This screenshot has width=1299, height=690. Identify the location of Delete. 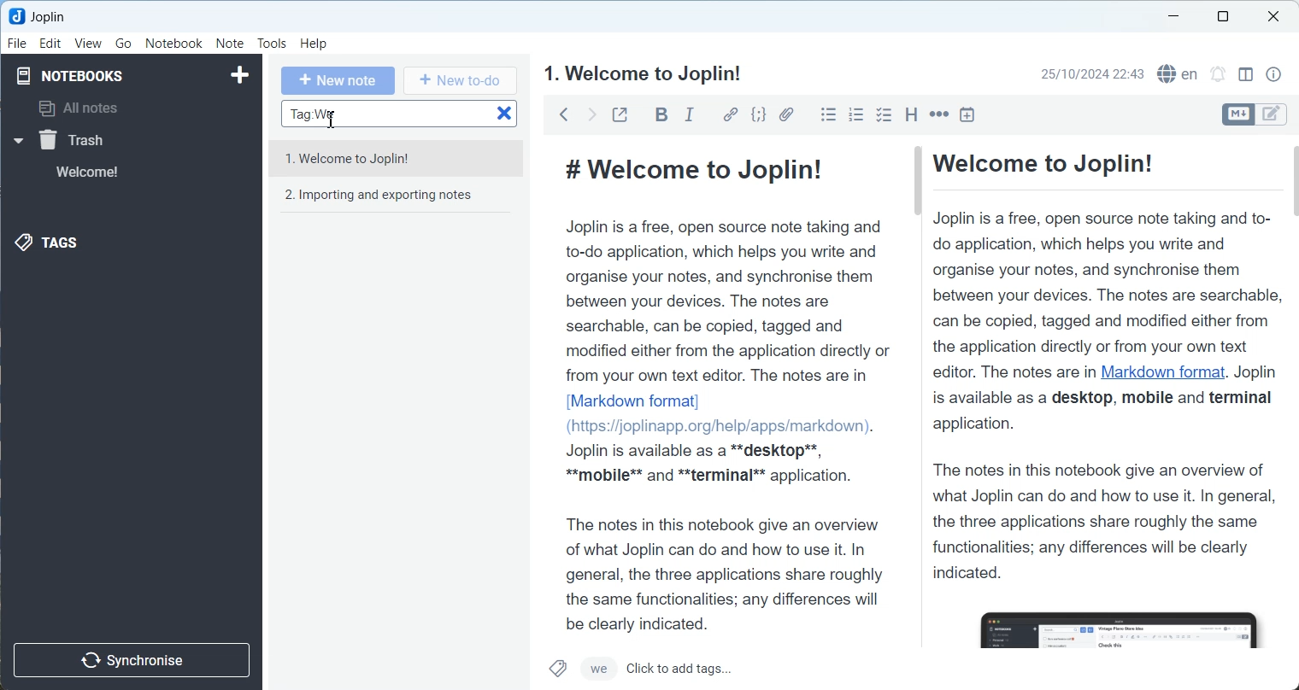
(504, 113).